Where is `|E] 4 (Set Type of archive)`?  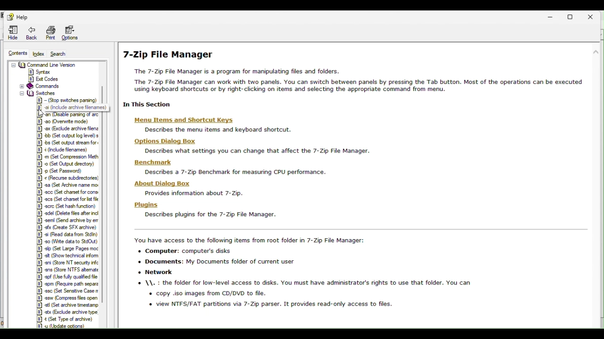 |E] 4 (Set Type of archive) is located at coordinates (65, 319).